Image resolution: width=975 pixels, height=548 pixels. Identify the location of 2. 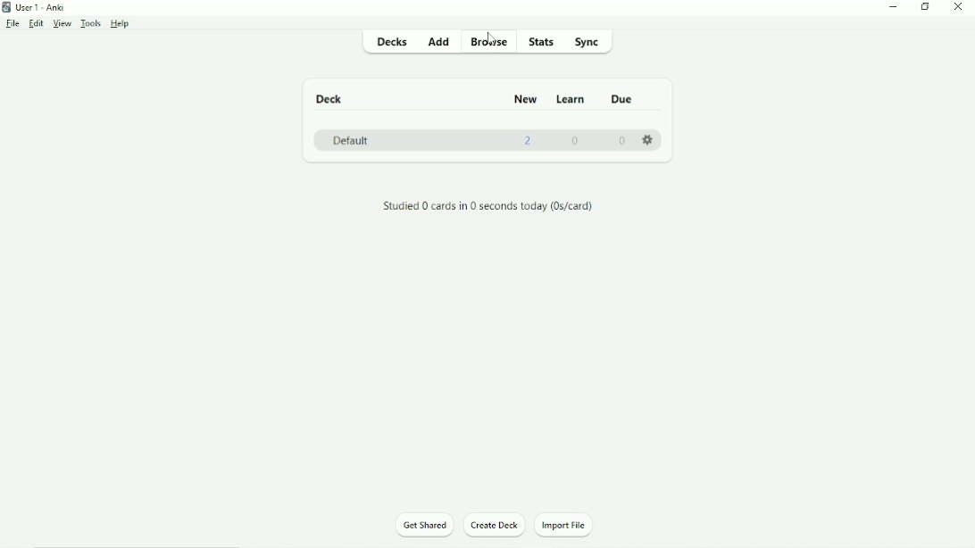
(528, 140).